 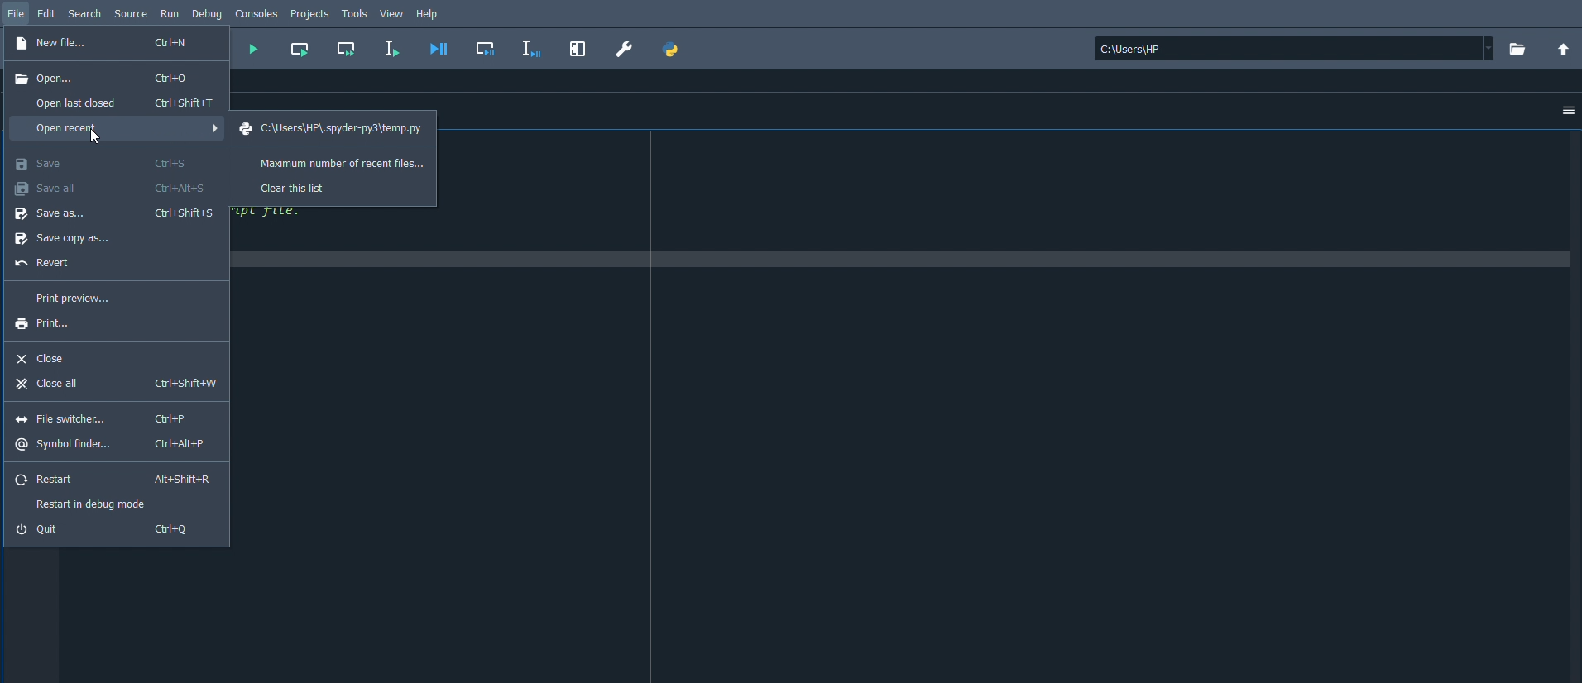 What do you see at coordinates (430, 14) in the screenshot?
I see `Help` at bounding box center [430, 14].